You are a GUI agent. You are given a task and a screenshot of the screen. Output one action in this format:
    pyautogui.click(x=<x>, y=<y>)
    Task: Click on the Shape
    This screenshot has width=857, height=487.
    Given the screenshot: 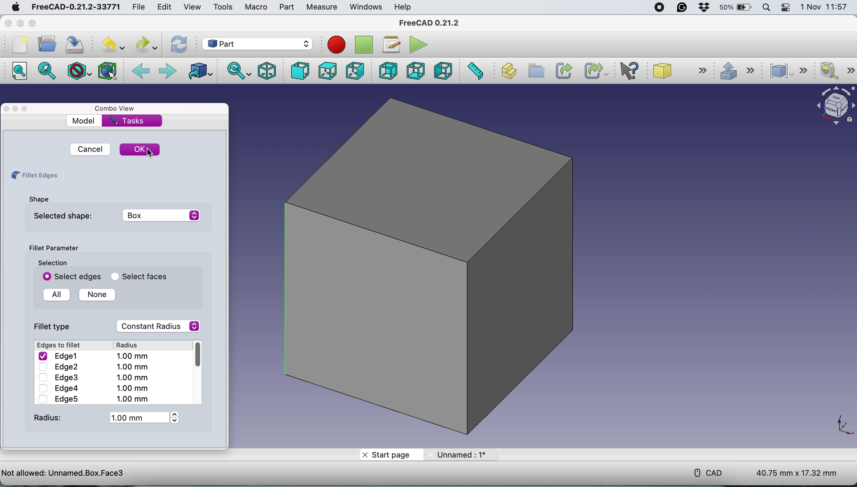 What is the action you would take?
    pyautogui.click(x=38, y=199)
    